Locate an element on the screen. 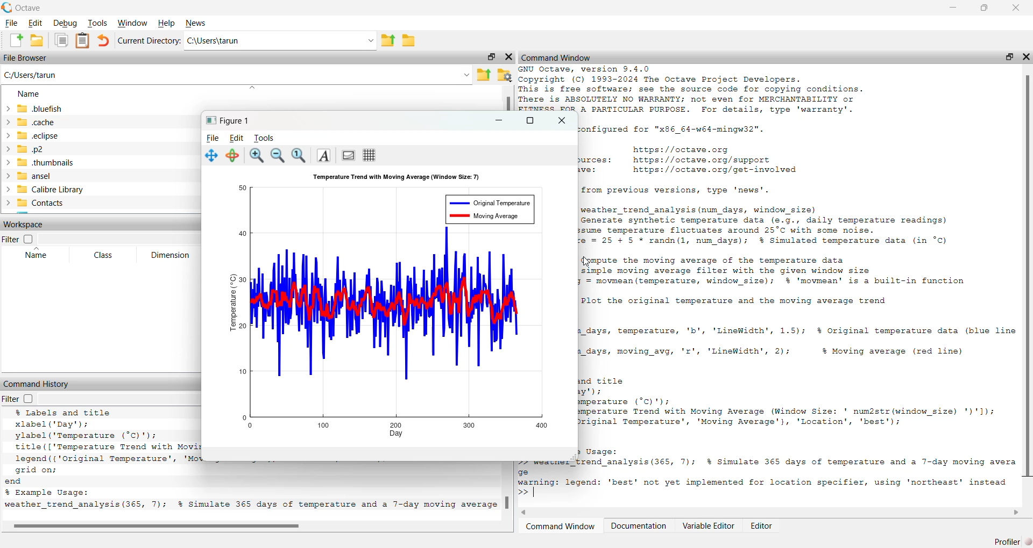 This screenshot has height=548, width=1033. Command Window is located at coordinates (560, 528).